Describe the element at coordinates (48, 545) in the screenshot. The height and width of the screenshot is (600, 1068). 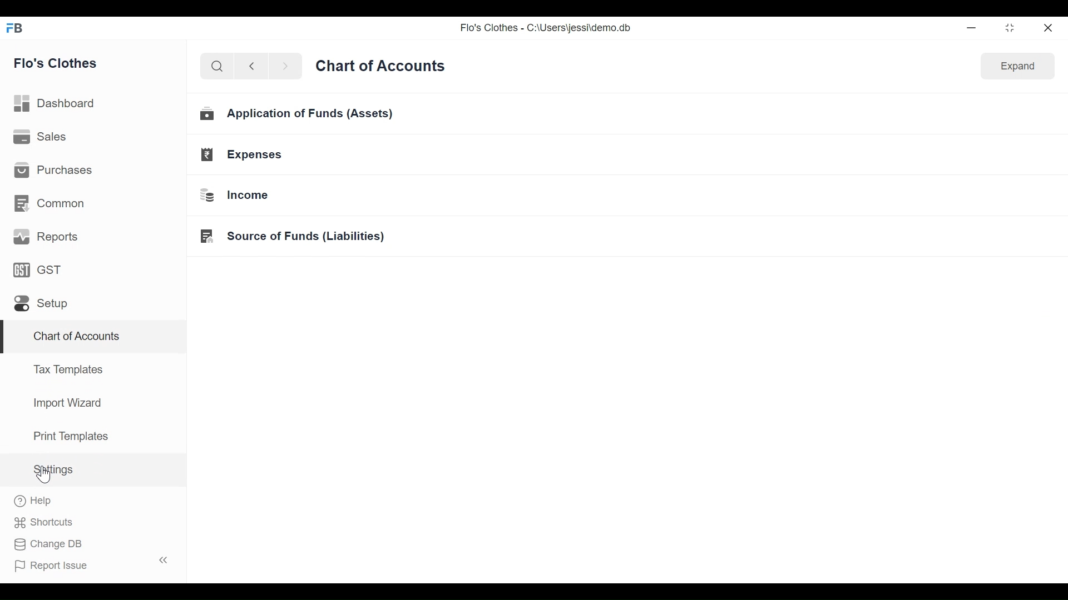
I see `Change DB` at that location.